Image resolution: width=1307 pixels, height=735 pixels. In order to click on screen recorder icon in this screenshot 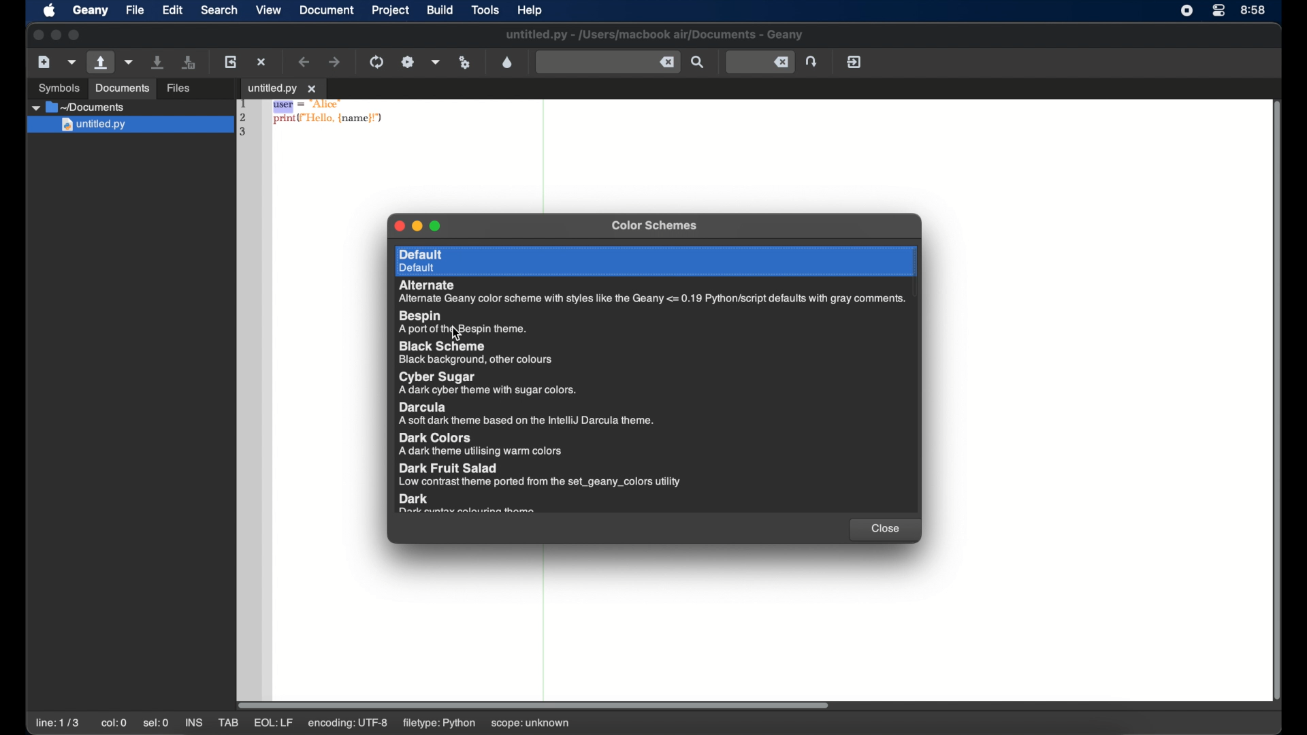, I will do `click(1188, 11)`.